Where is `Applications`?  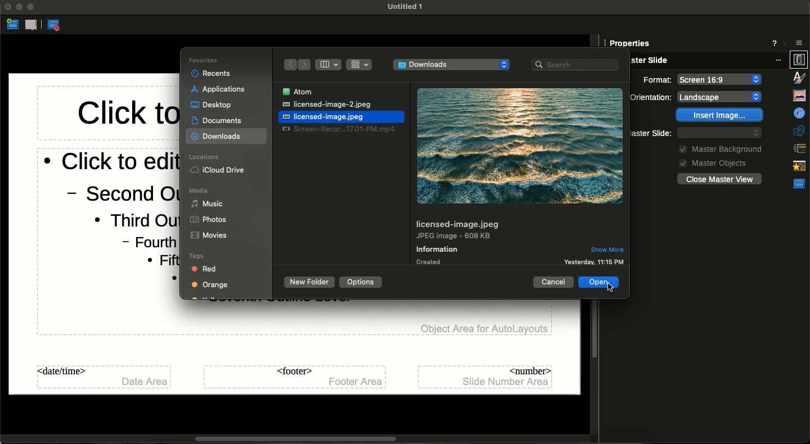
Applications is located at coordinates (217, 89).